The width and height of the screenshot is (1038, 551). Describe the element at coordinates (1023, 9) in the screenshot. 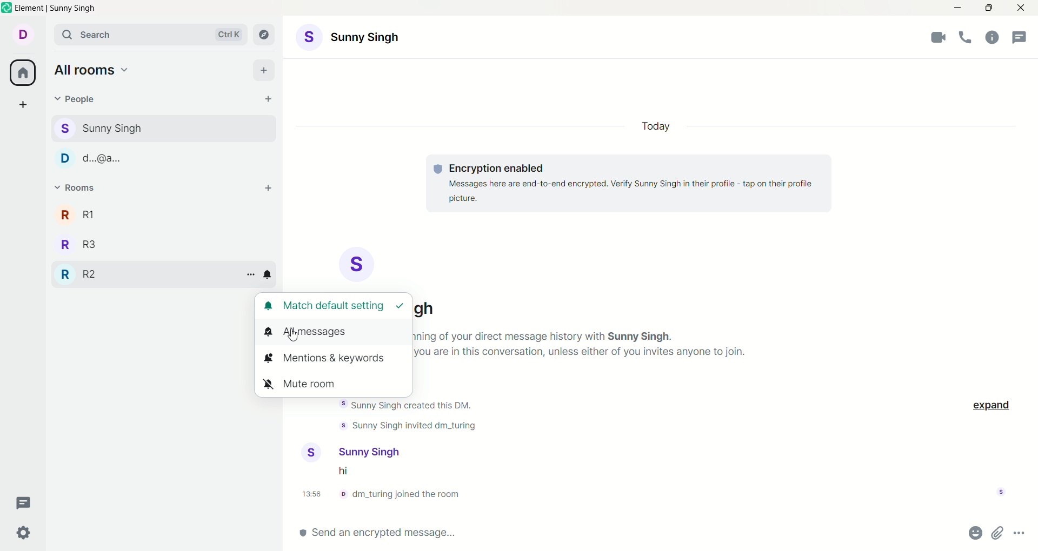

I see `close` at that location.